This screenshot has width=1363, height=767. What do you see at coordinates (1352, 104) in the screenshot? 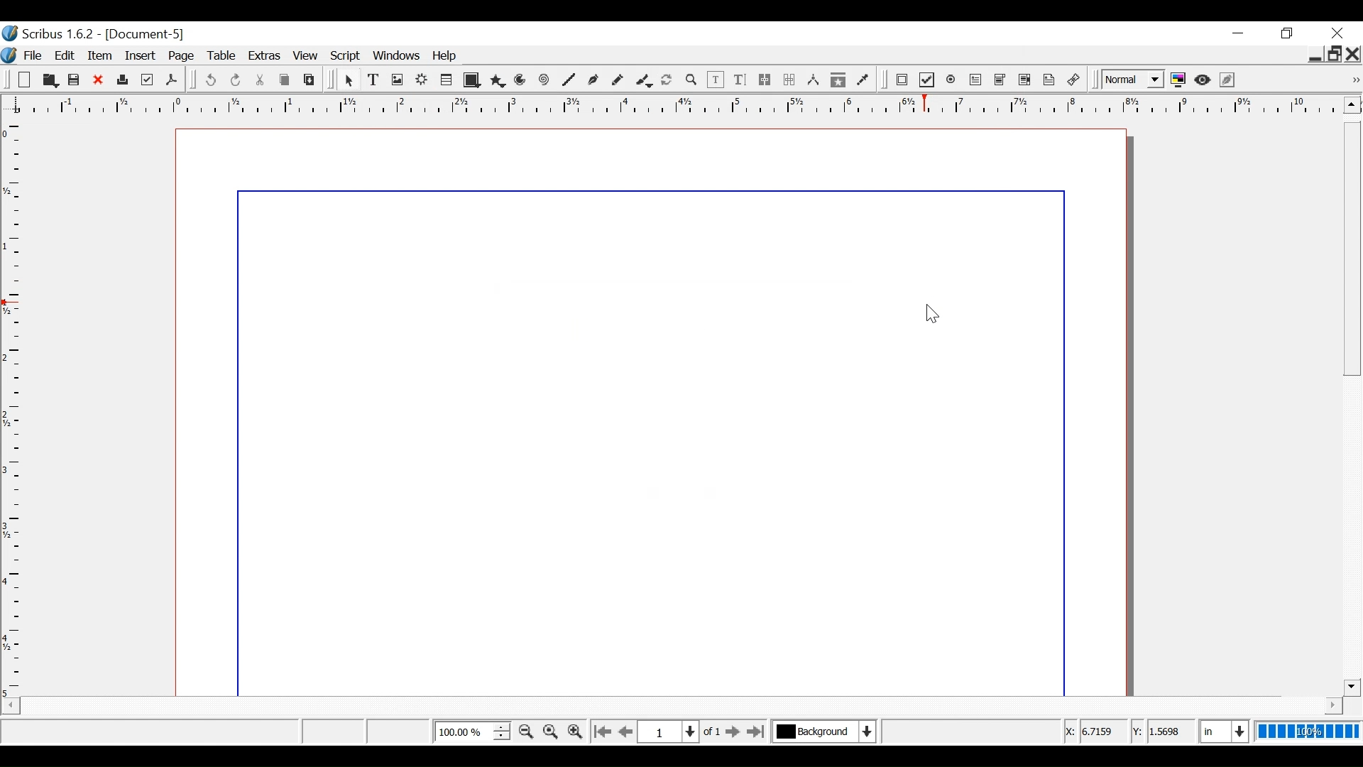
I see `Scroll up` at bounding box center [1352, 104].